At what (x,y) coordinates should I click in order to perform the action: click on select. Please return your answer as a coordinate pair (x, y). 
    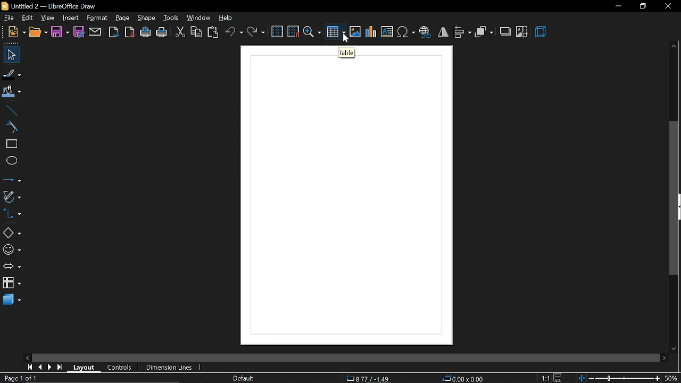
    Looking at the image, I should click on (10, 55).